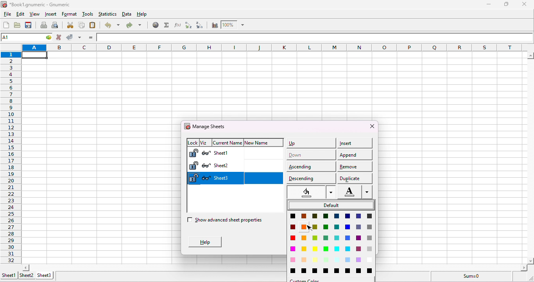 The width and height of the screenshot is (534, 282). I want to click on scroll bar, so click(156, 267).